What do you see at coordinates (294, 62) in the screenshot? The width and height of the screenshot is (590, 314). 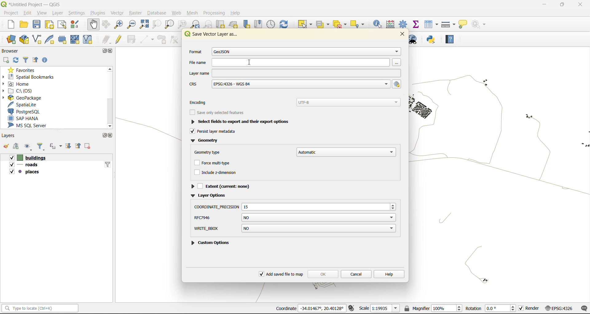 I see `file name` at bounding box center [294, 62].